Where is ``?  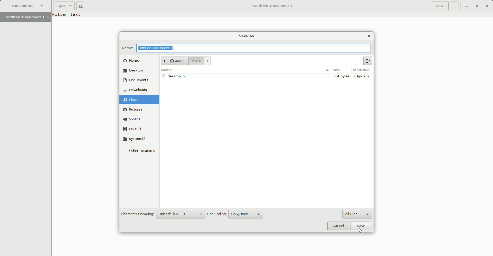  is located at coordinates (166, 70).